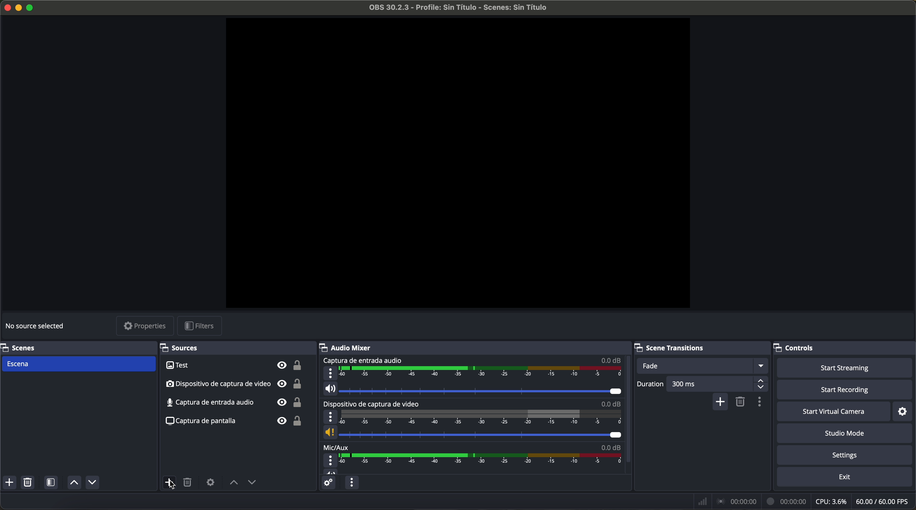 This screenshot has height=510, width=916. I want to click on 0.0 dB, so click(607, 448).